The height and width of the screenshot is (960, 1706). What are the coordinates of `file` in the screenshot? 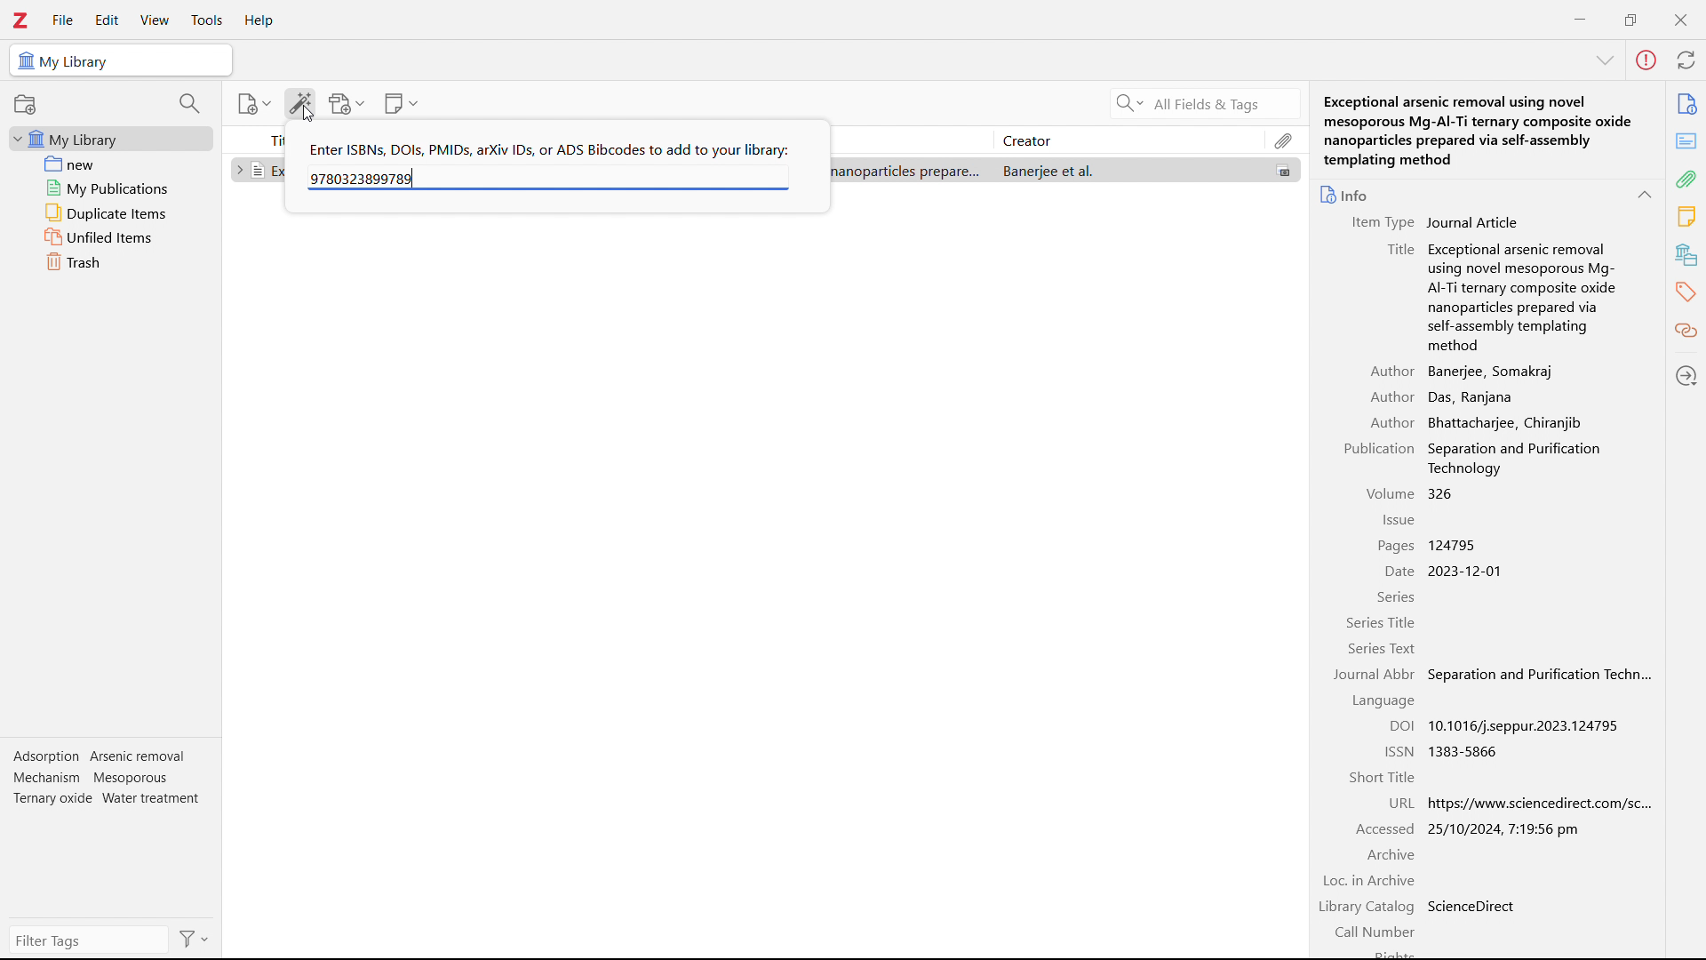 It's located at (61, 20).